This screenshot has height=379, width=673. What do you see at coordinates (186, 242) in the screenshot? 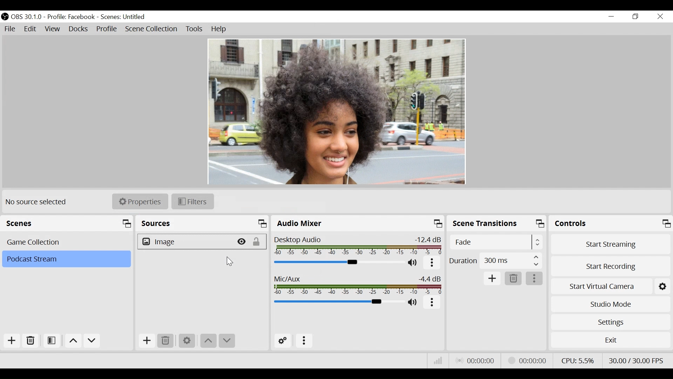
I see `Image` at bounding box center [186, 242].